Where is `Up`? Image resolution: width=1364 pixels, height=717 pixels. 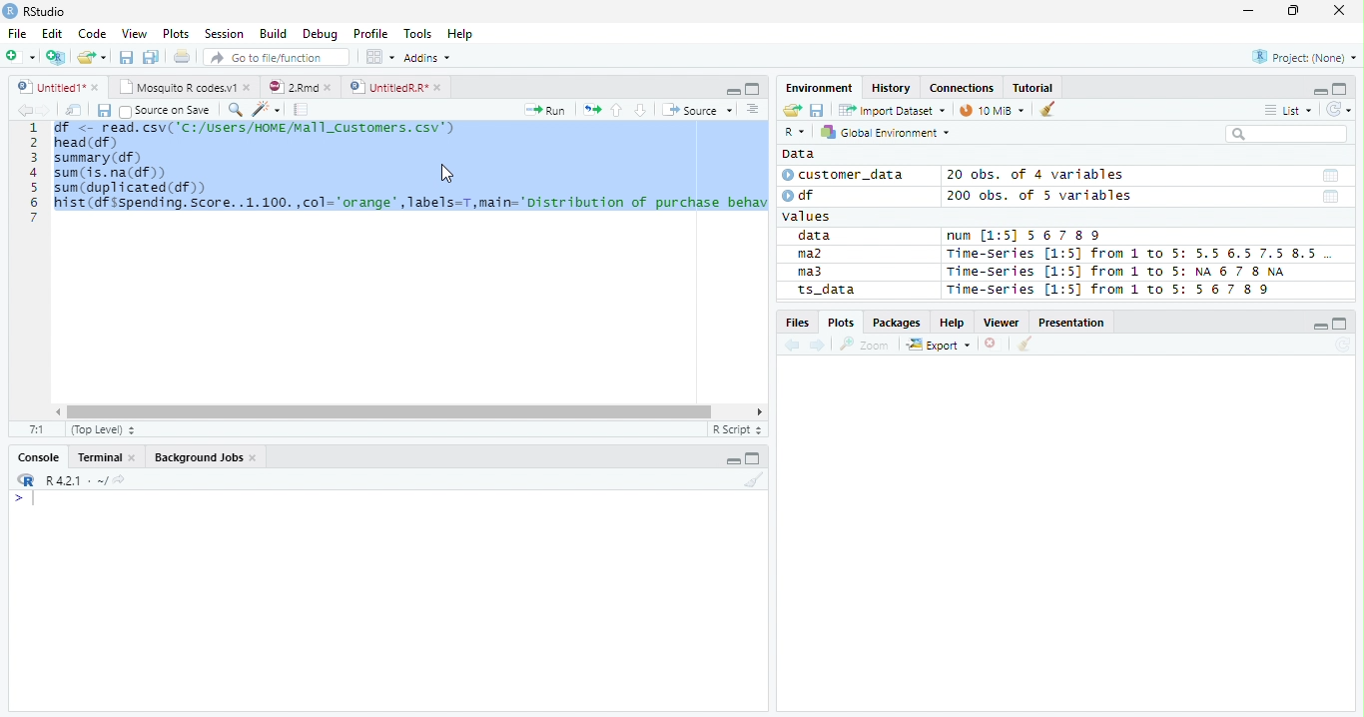 Up is located at coordinates (616, 111).